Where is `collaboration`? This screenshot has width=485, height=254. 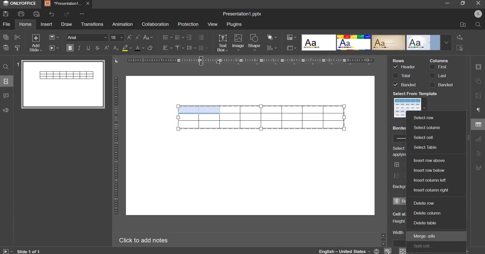 collaboration is located at coordinates (155, 24).